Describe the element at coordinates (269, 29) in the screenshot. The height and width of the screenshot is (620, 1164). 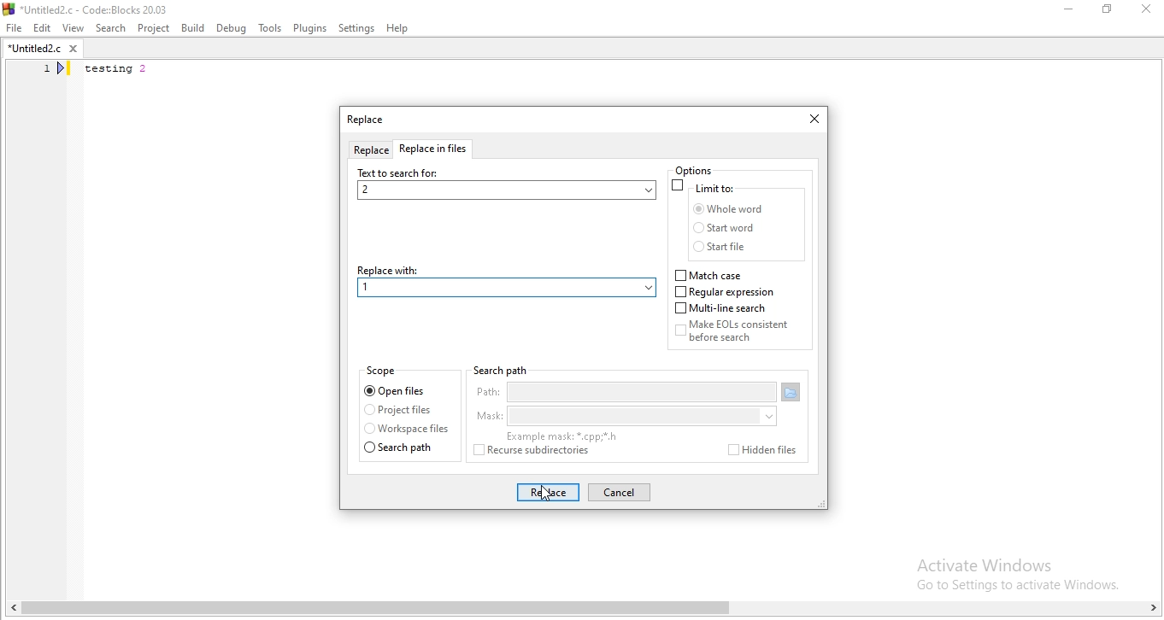
I see `Tools ` at that location.